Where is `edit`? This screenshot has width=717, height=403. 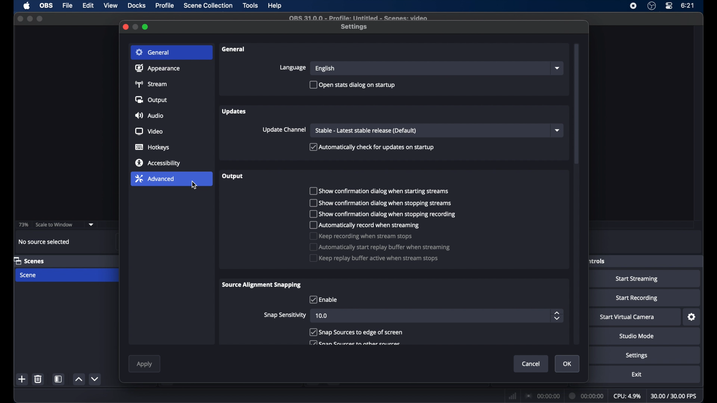
edit is located at coordinates (89, 6).